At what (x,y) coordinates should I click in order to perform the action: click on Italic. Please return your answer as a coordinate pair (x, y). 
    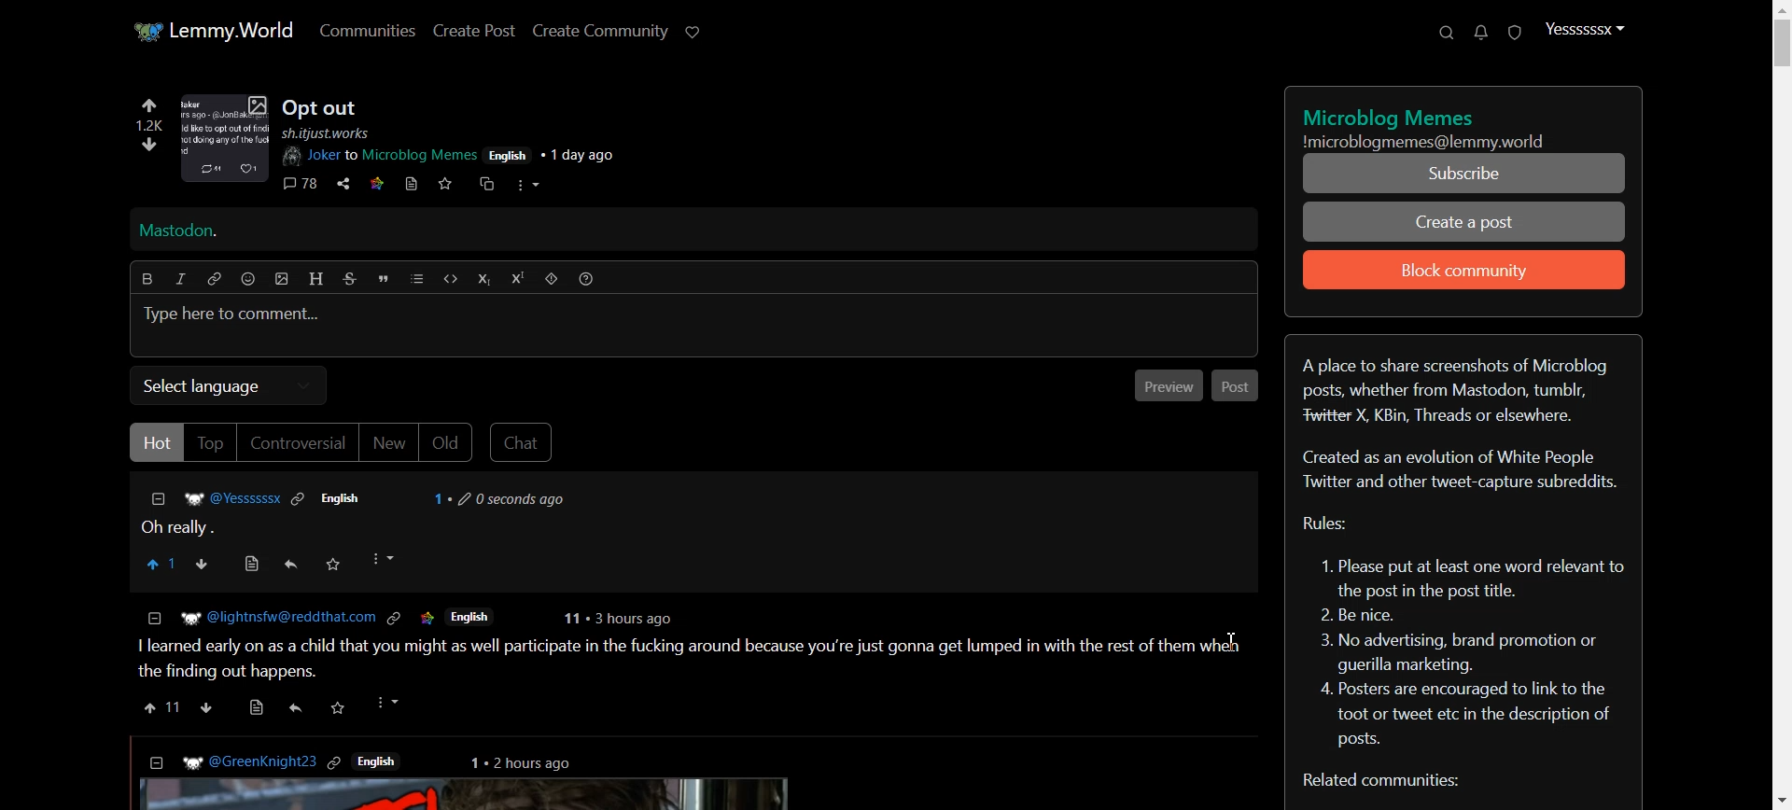
    Looking at the image, I should click on (179, 278).